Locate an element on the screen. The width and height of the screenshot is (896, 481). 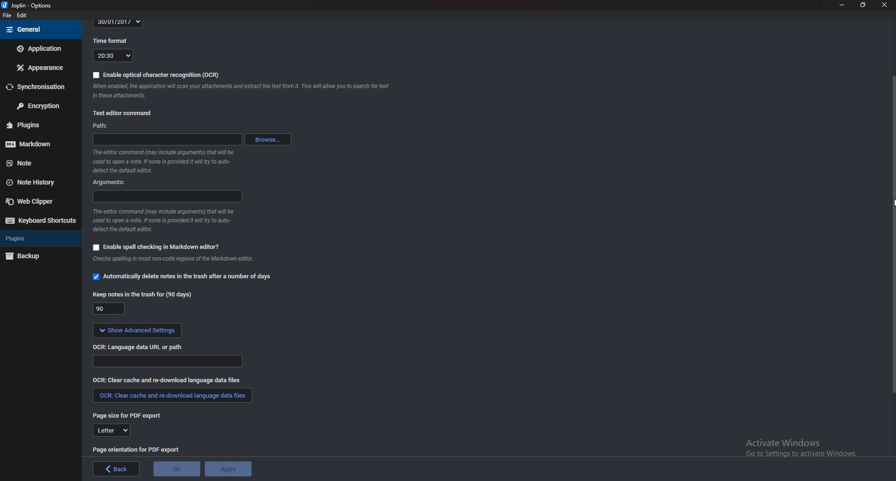
note is located at coordinates (35, 164).